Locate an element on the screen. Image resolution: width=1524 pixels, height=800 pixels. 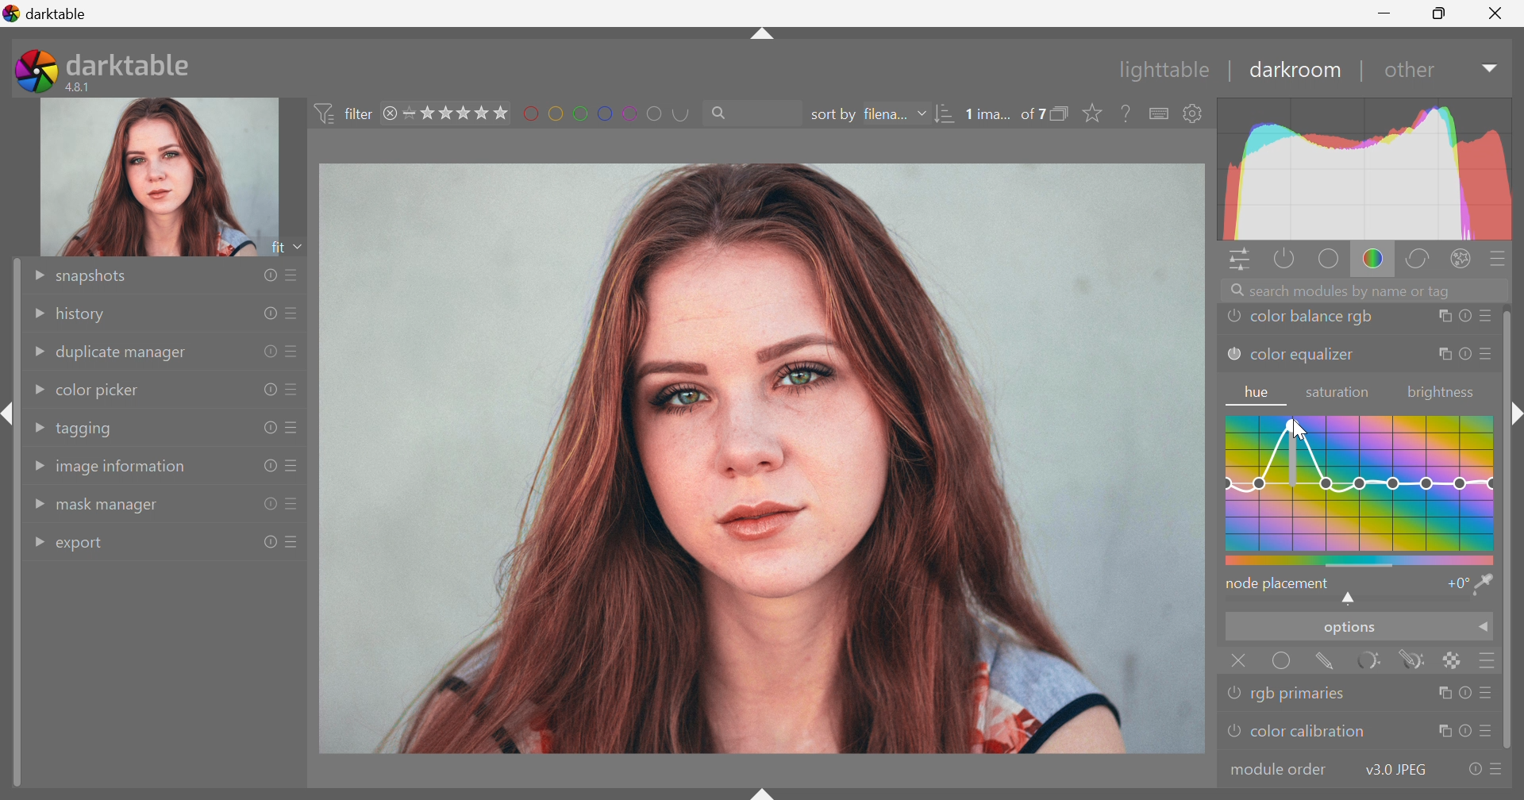
presets is located at coordinates (293, 467).